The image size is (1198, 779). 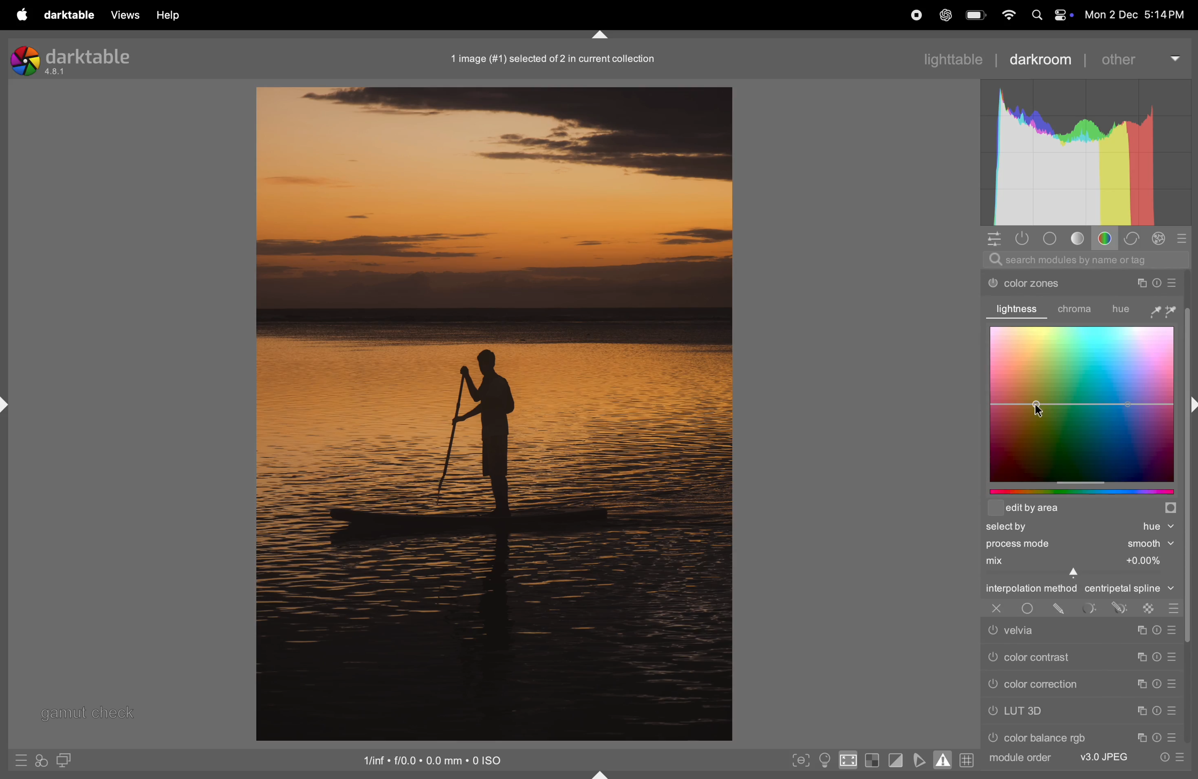 I want to click on , so click(x=1158, y=239).